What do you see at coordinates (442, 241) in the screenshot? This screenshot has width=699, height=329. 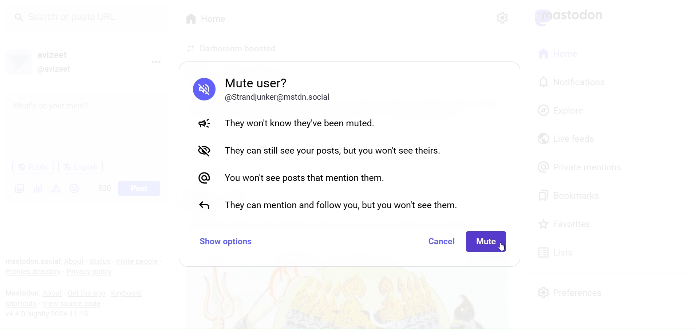 I see `Cancel` at bounding box center [442, 241].